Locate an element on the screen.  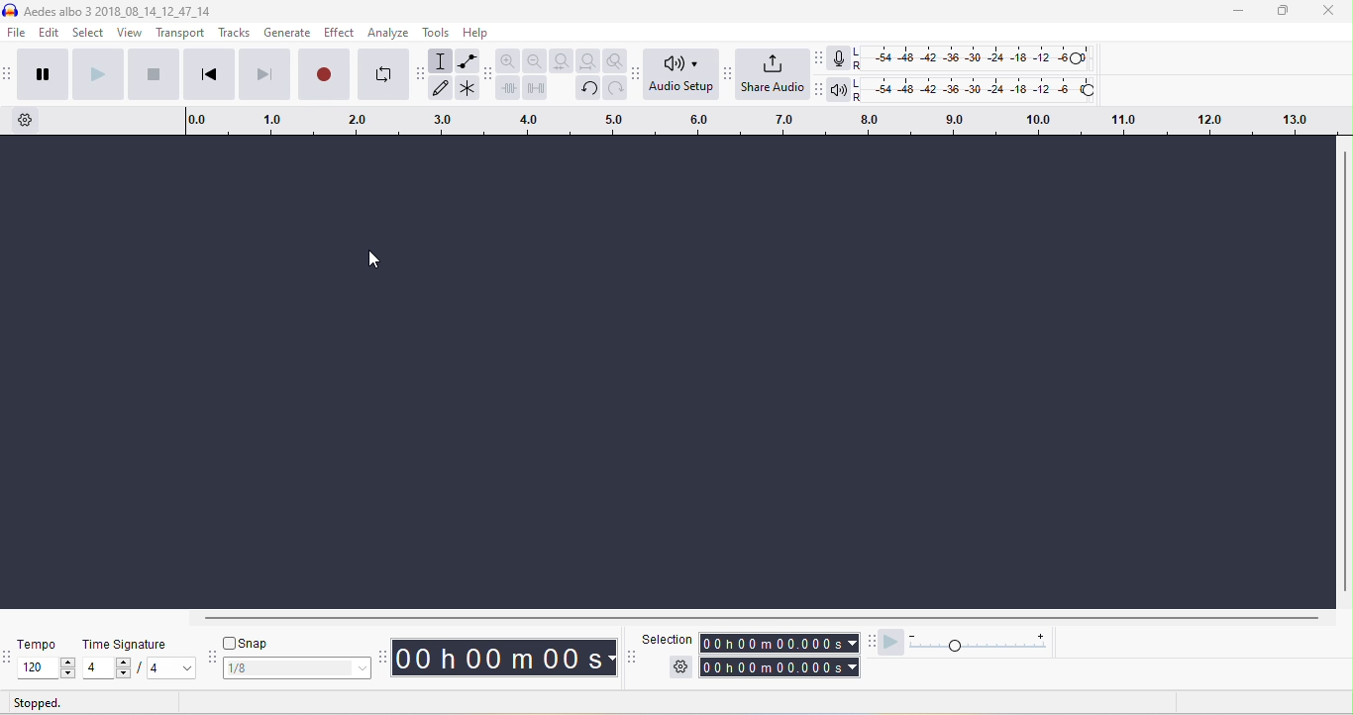
record is located at coordinates (323, 72).